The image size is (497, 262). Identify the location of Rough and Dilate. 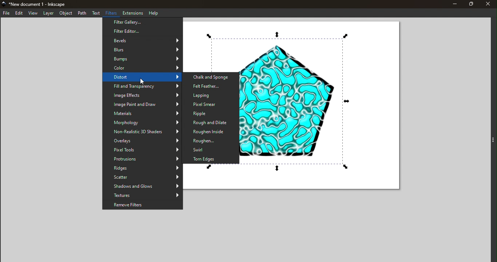
(211, 123).